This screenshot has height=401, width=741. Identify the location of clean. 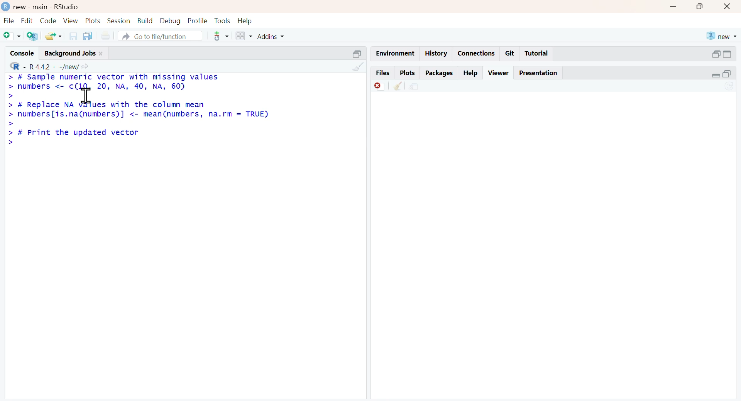
(359, 67).